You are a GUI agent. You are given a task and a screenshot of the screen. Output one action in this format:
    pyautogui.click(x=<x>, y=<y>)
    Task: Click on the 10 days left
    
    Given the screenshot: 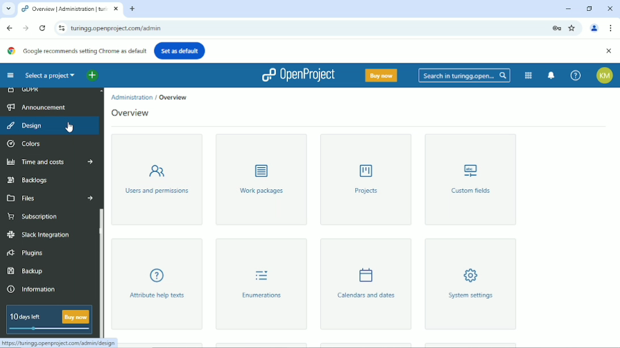 What is the action you would take?
    pyautogui.click(x=26, y=316)
    